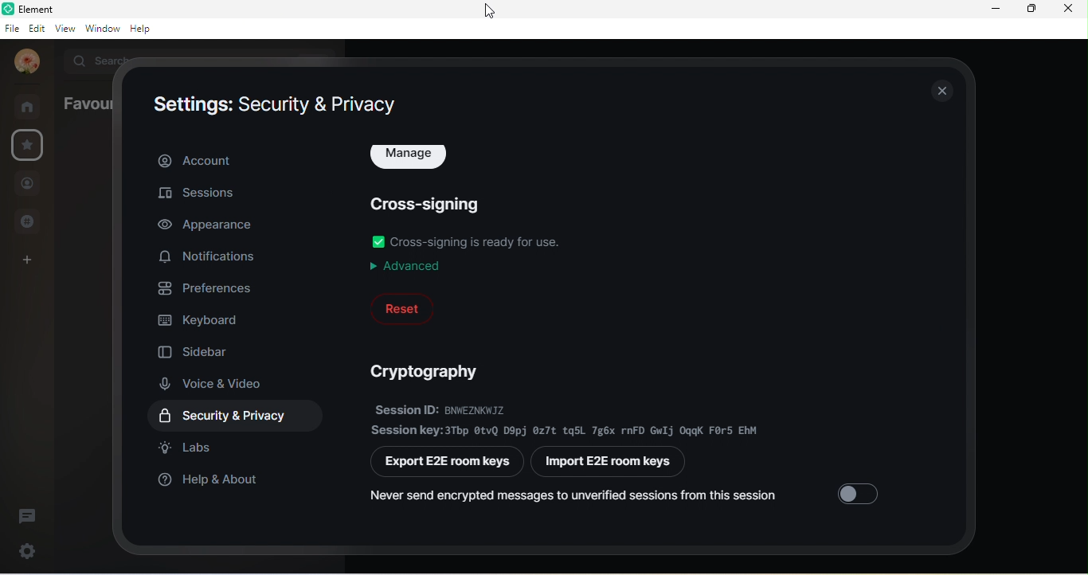  Describe the element at coordinates (212, 257) in the screenshot. I see `notifications` at that location.